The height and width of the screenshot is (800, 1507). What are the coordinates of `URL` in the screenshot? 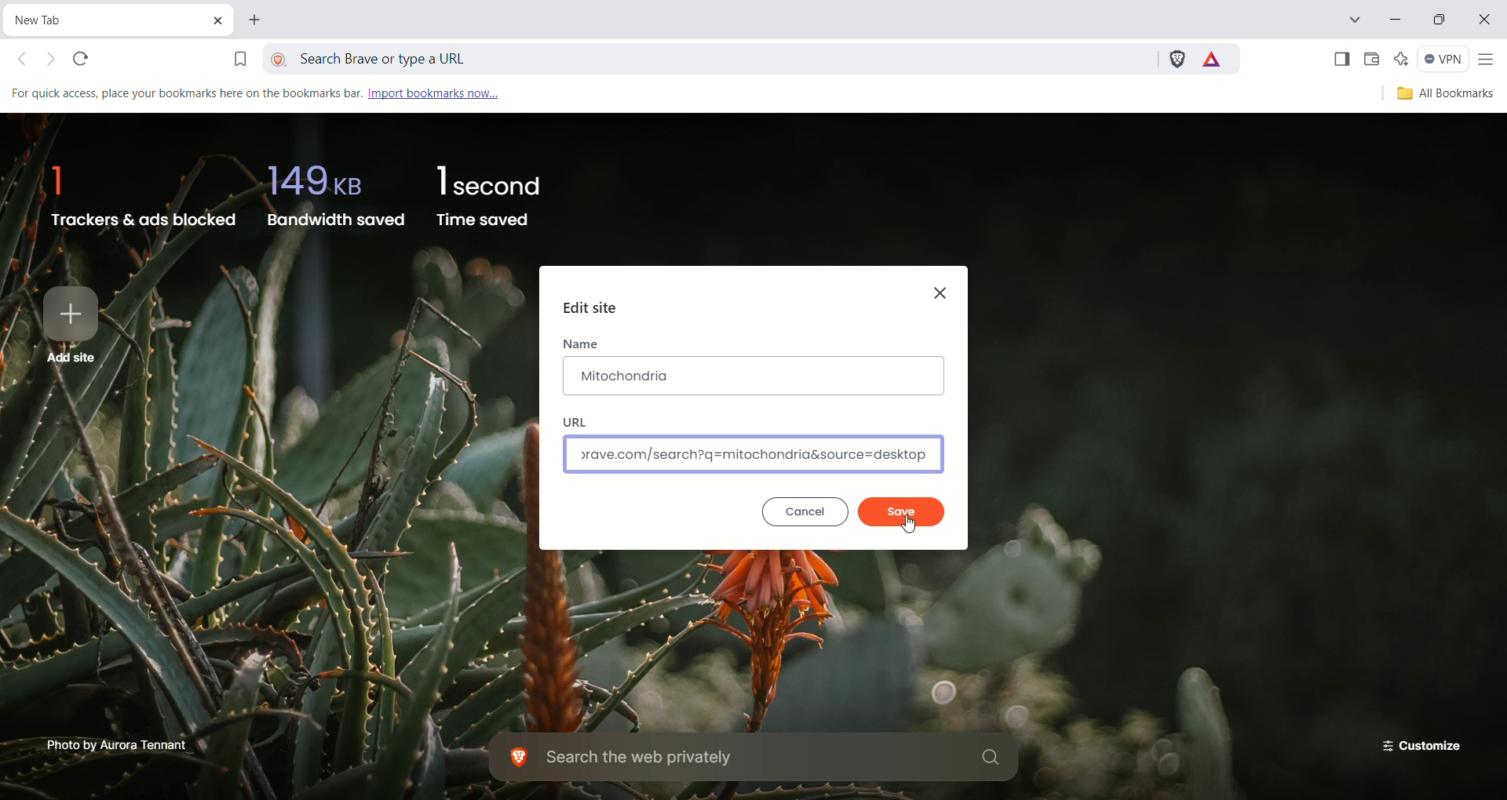 It's located at (754, 455).